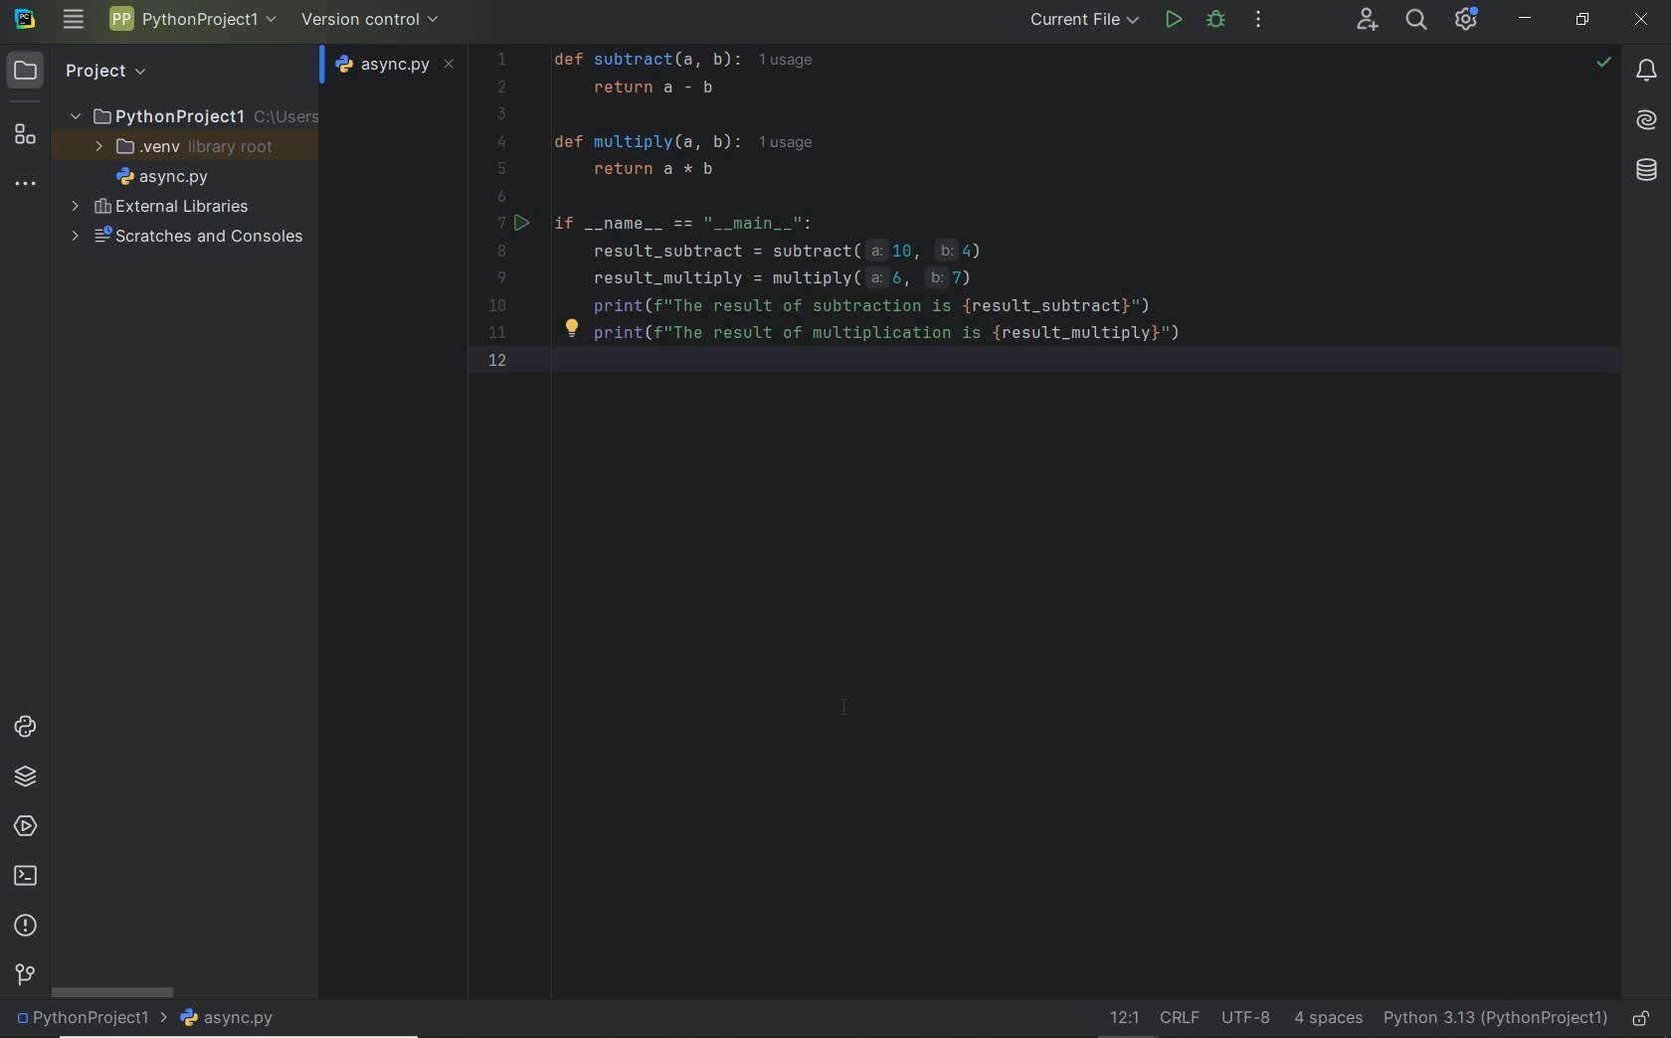  Describe the element at coordinates (1258, 21) in the screenshot. I see `more actions` at that location.